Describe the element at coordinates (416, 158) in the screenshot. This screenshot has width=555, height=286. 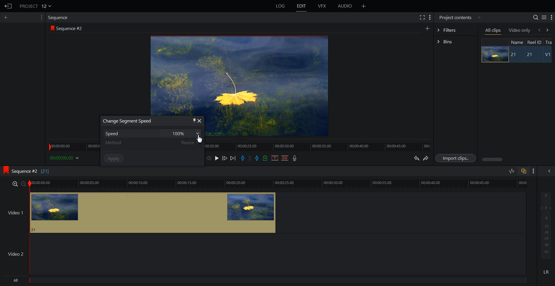
I see `Undo` at that location.